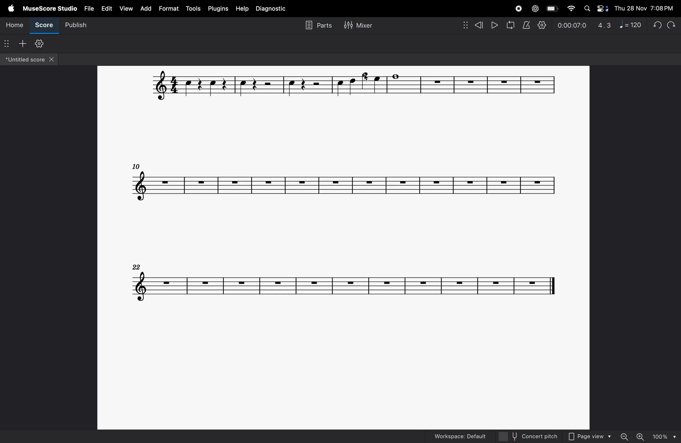 The image size is (681, 443). I want to click on Redo, so click(670, 25).